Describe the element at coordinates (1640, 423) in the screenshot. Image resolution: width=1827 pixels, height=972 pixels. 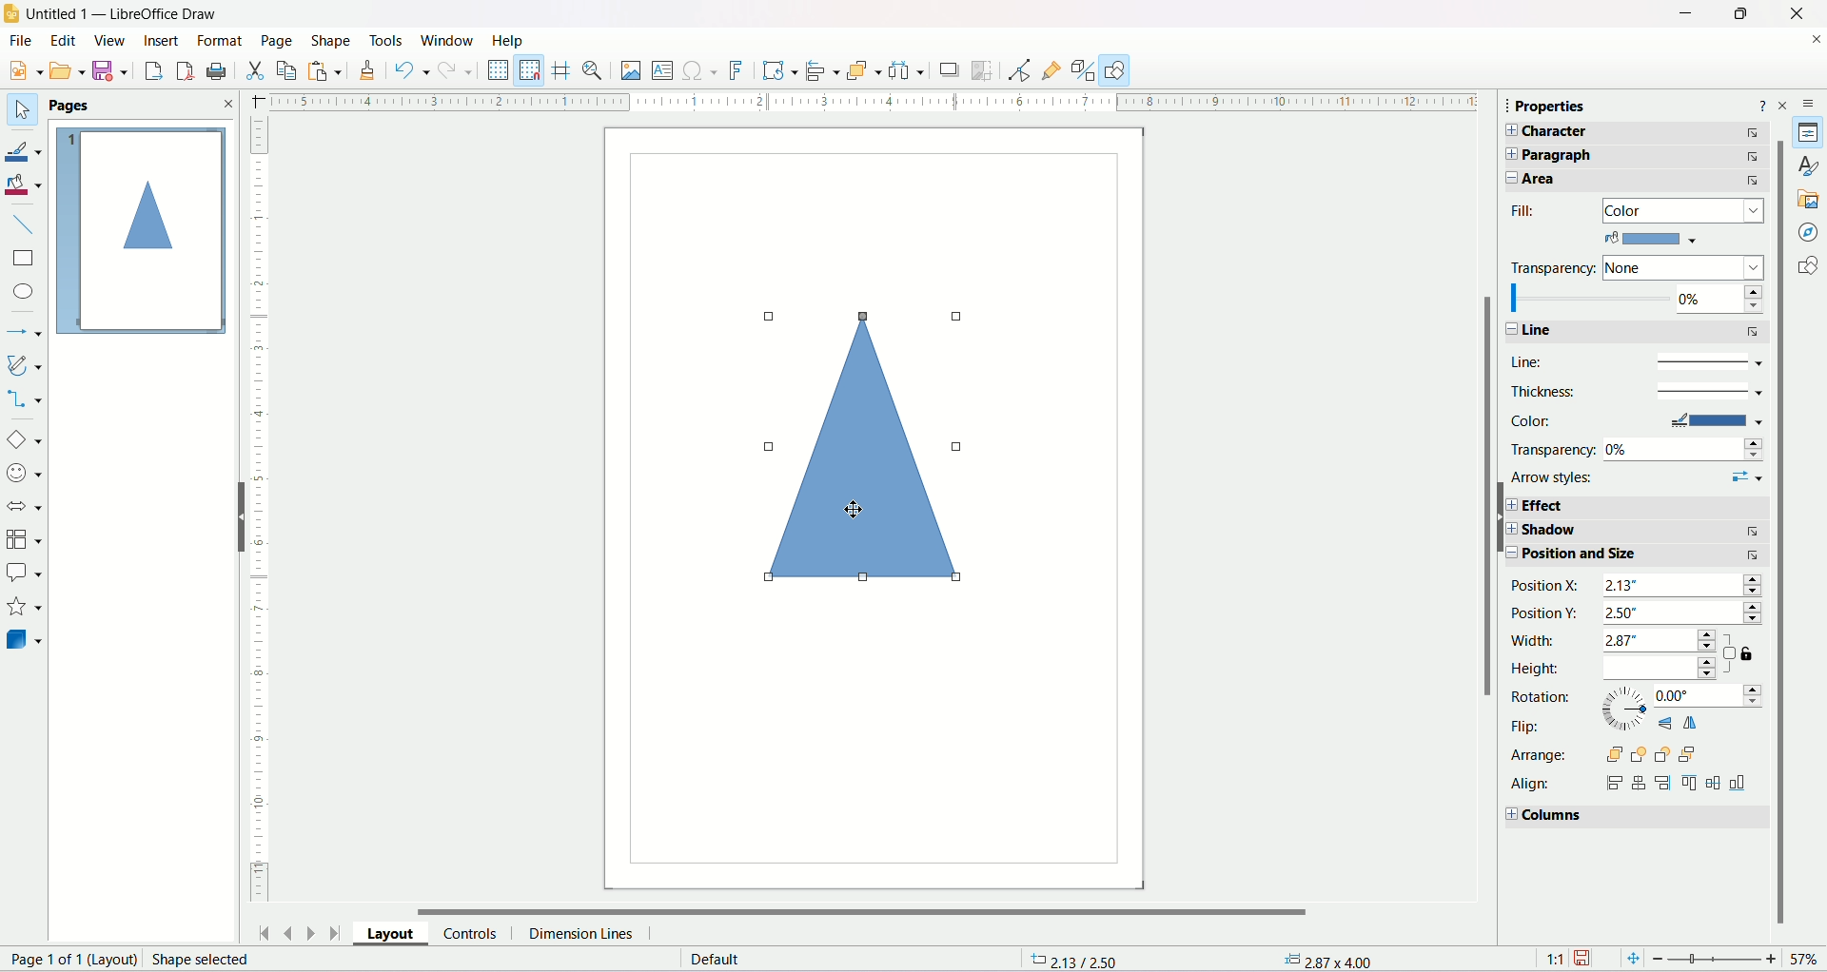
I see `color` at that location.